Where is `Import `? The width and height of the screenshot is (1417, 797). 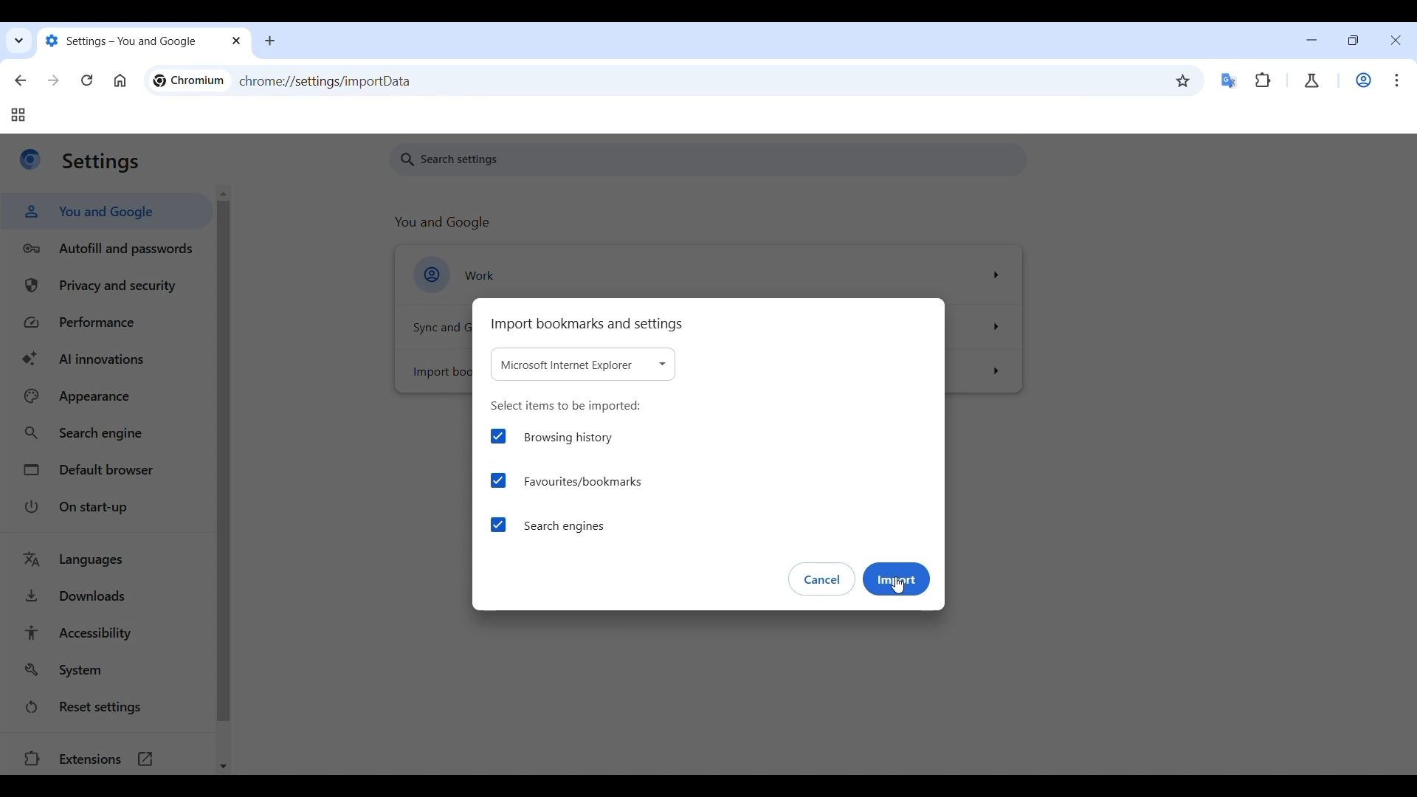
Import  is located at coordinates (897, 579).